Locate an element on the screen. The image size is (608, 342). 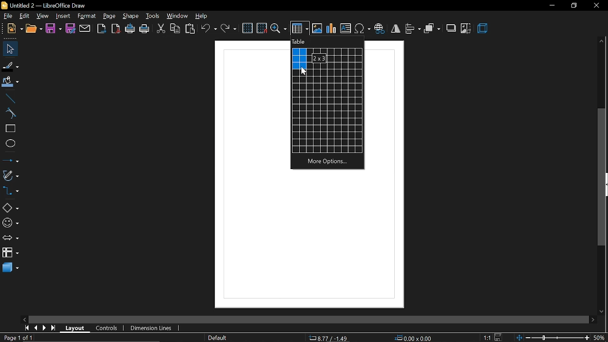
next page is located at coordinates (46, 328).